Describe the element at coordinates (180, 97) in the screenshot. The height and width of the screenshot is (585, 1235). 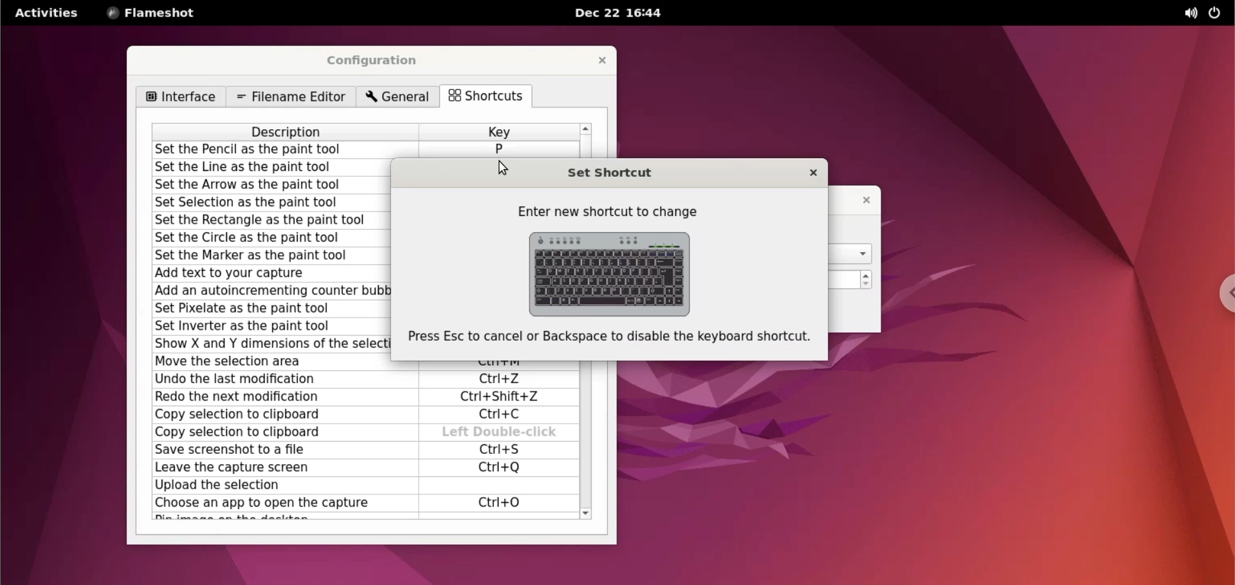
I see `interface ` at that location.